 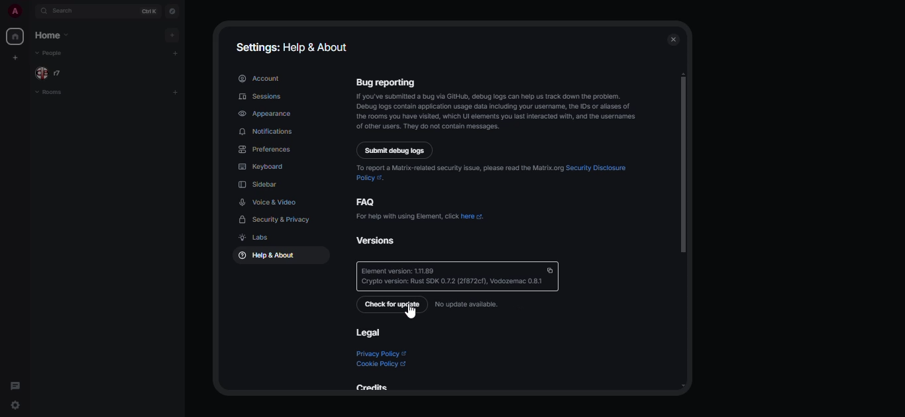 What do you see at coordinates (252, 238) in the screenshot?
I see `labs` at bounding box center [252, 238].